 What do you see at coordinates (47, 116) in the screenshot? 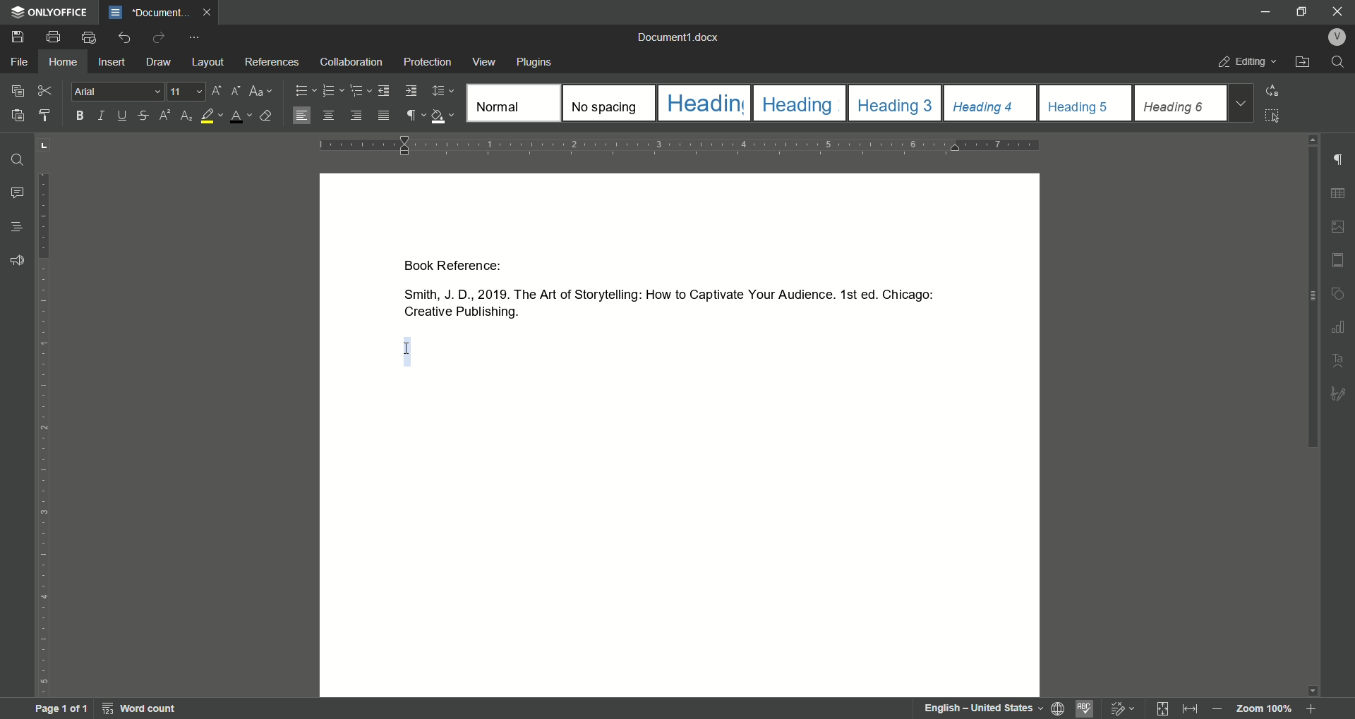
I see `copy style` at bounding box center [47, 116].